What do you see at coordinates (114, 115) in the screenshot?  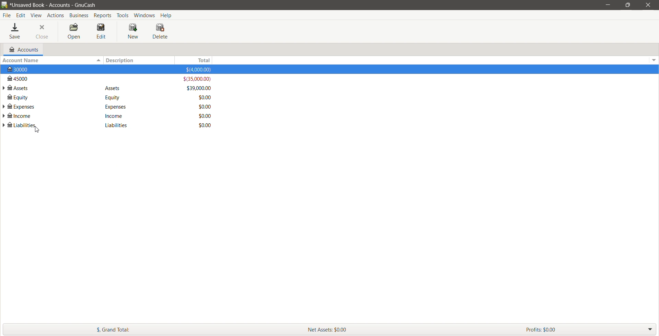 I see `details of the account "Income"` at bounding box center [114, 115].